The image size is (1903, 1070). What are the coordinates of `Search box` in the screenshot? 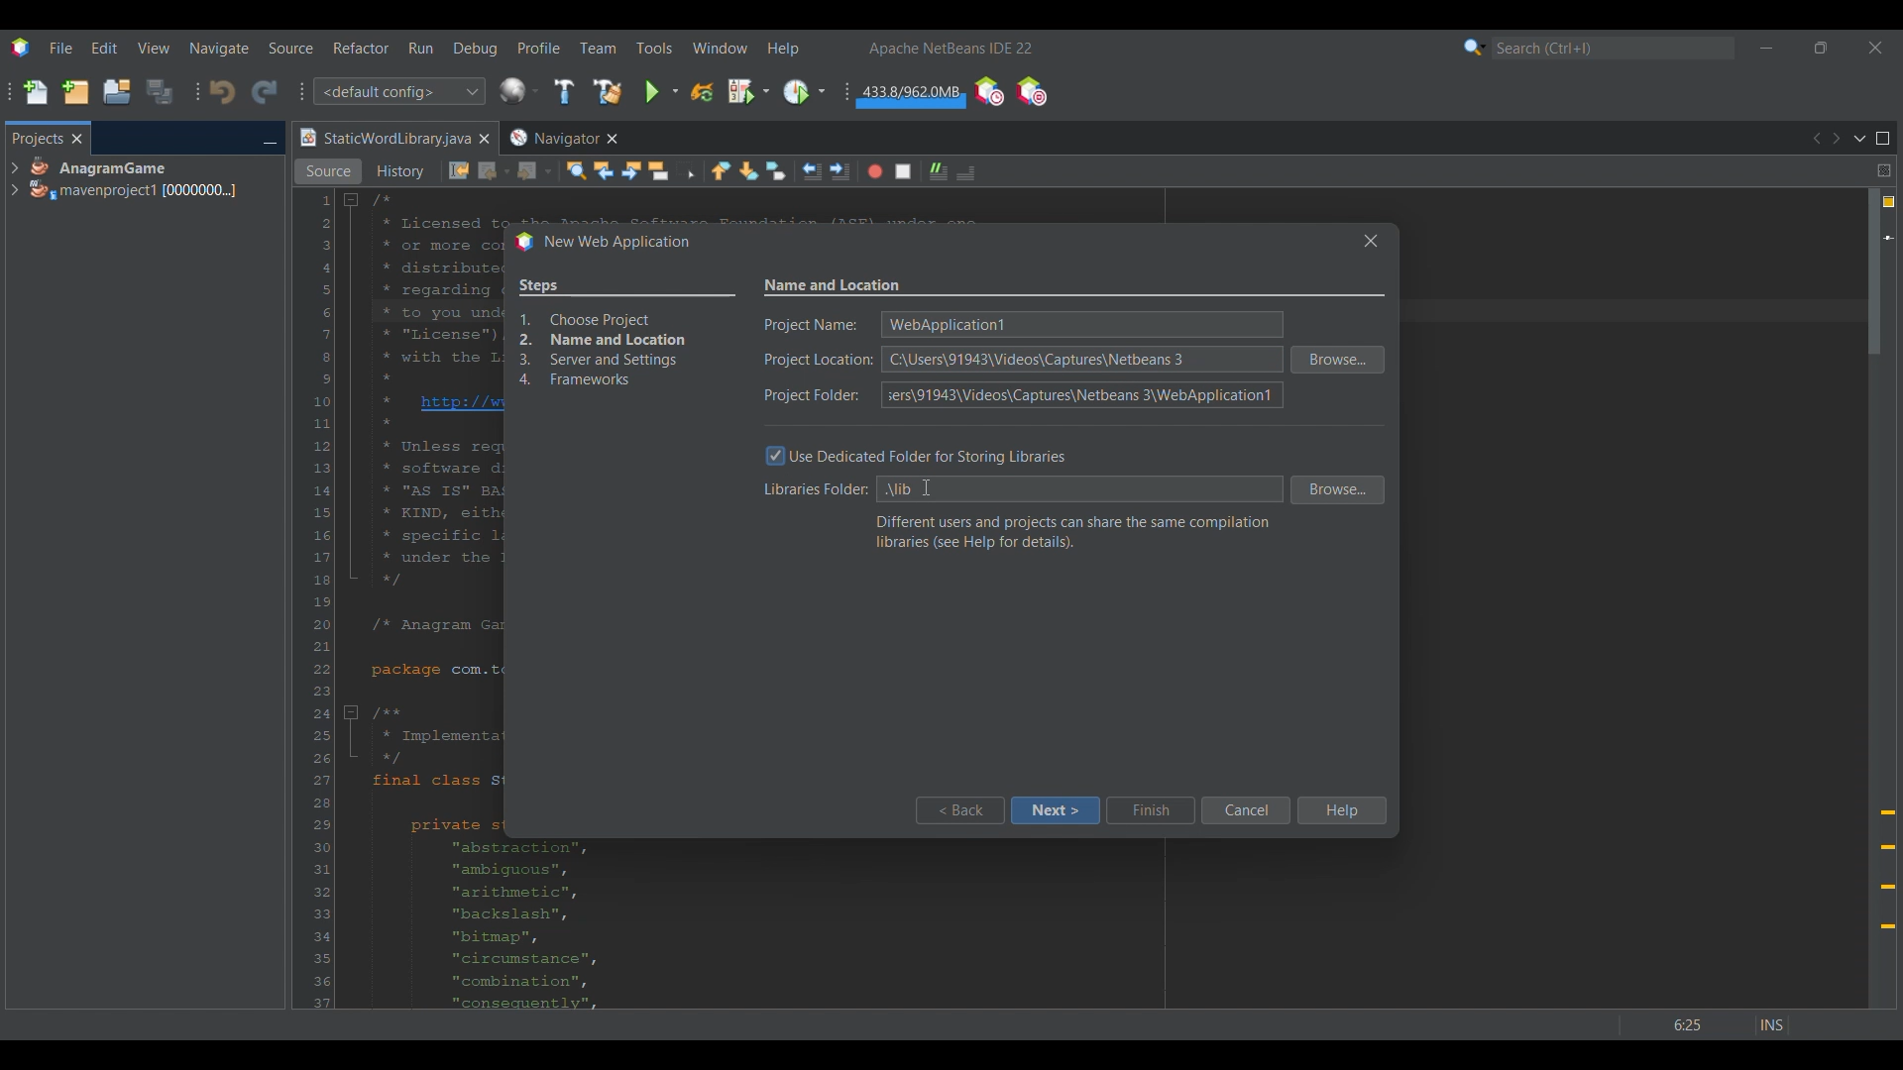 It's located at (1614, 48).